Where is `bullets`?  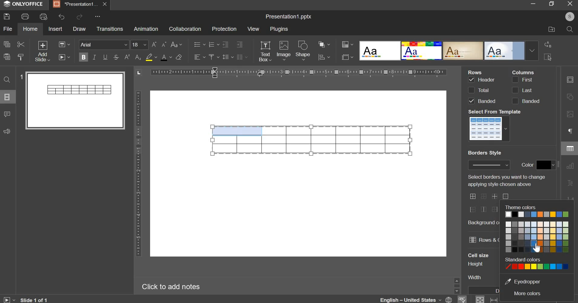 bullets is located at coordinates (199, 44).